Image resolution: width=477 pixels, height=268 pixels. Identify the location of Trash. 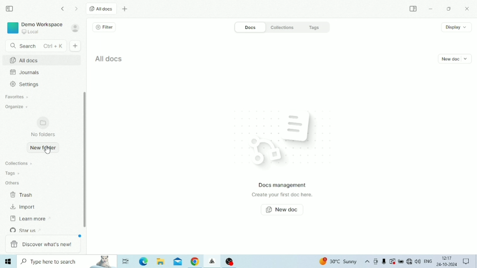
(22, 195).